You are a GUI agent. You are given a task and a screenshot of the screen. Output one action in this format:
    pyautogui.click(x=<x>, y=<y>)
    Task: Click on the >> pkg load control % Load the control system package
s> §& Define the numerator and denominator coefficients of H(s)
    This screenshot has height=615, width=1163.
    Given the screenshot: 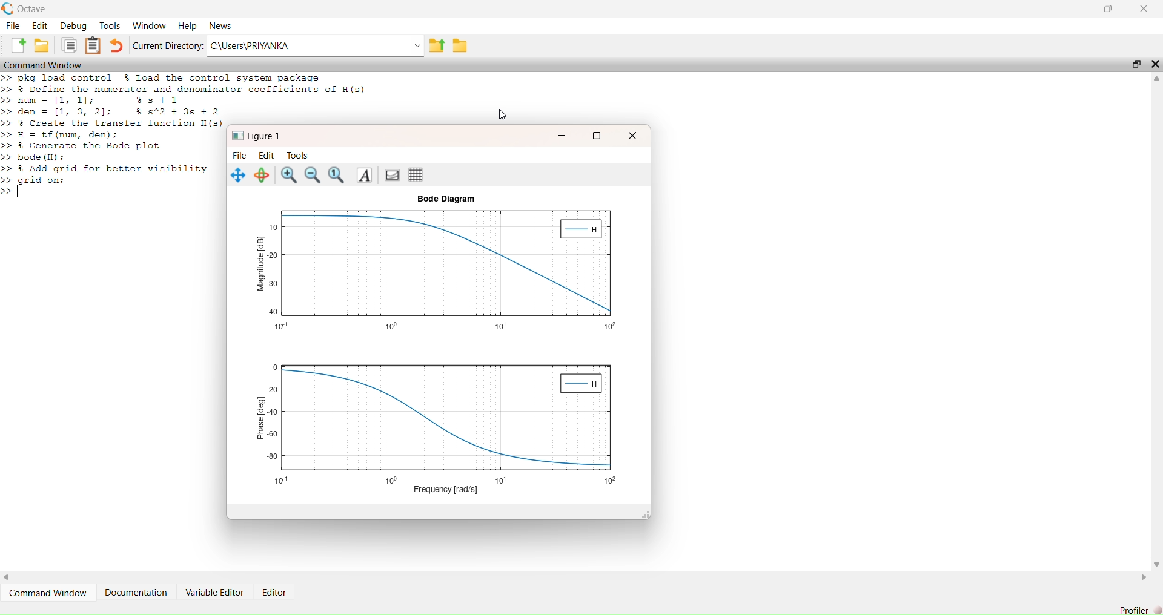 What is the action you would take?
    pyautogui.click(x=192, y=84)
    